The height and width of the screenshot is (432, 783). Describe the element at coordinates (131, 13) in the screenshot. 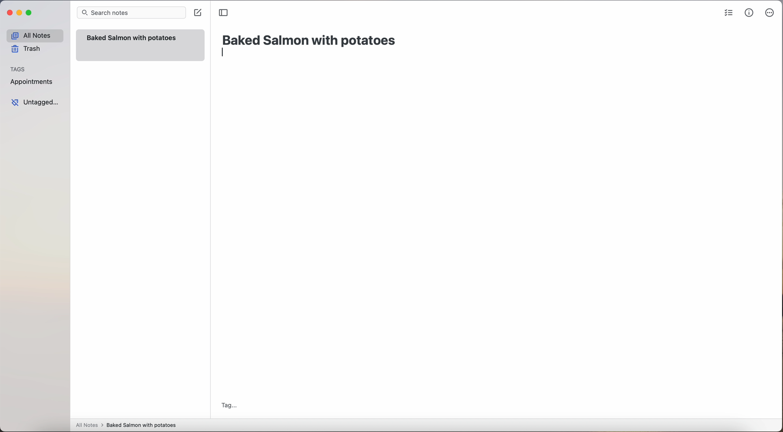

I see `search bar` at that location.